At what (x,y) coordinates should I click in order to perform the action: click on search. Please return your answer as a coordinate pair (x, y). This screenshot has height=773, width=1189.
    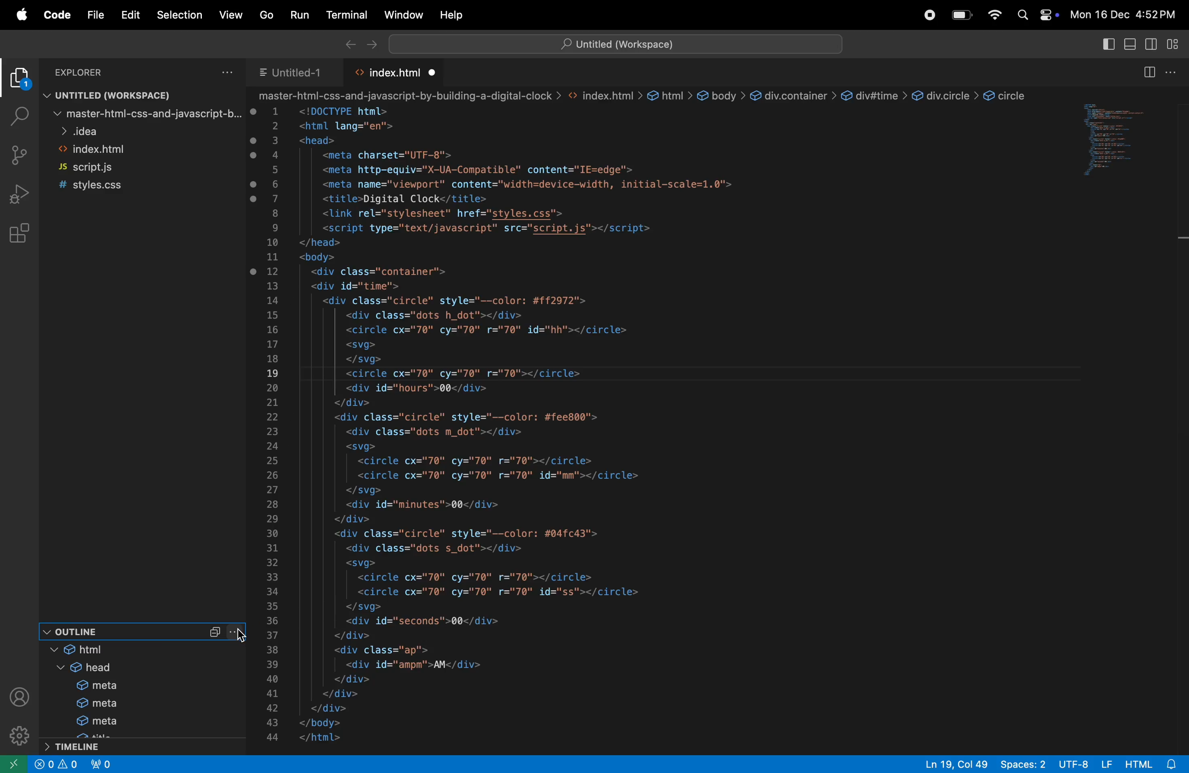
    Looking at the image, I should click on (16, 113).